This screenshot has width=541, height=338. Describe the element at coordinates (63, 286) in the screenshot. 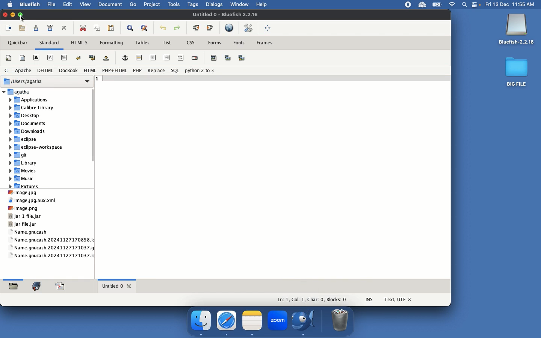

I see `save` at that location.